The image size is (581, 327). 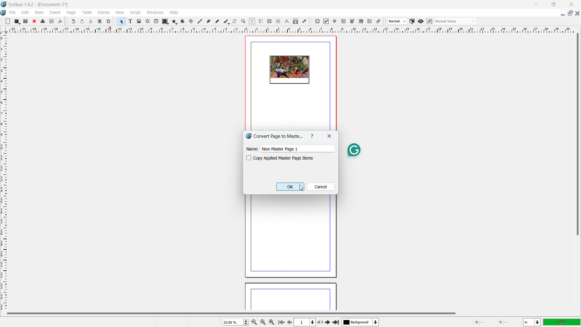 What do you see at coordinates (562, 322) in the screenshot?
I see `zoom level` at bounding box center [562, 322].